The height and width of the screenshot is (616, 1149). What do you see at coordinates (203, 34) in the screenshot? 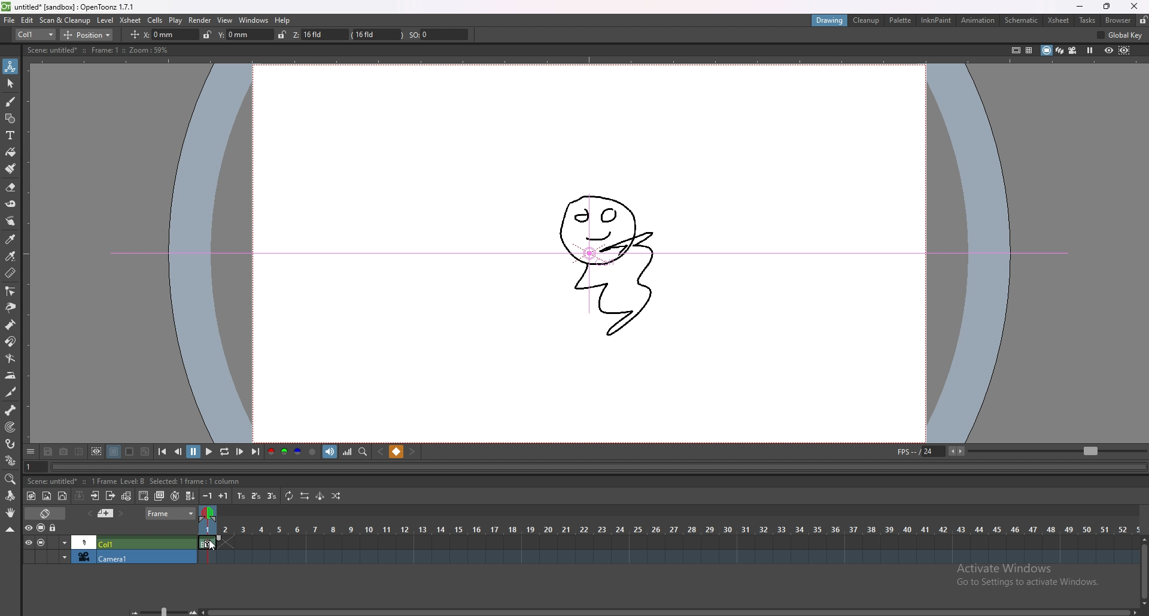
I see `lock` at bounding box center [203, 34].